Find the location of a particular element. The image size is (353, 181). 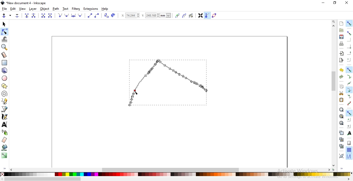

cut is located at coordinates (341, 93).